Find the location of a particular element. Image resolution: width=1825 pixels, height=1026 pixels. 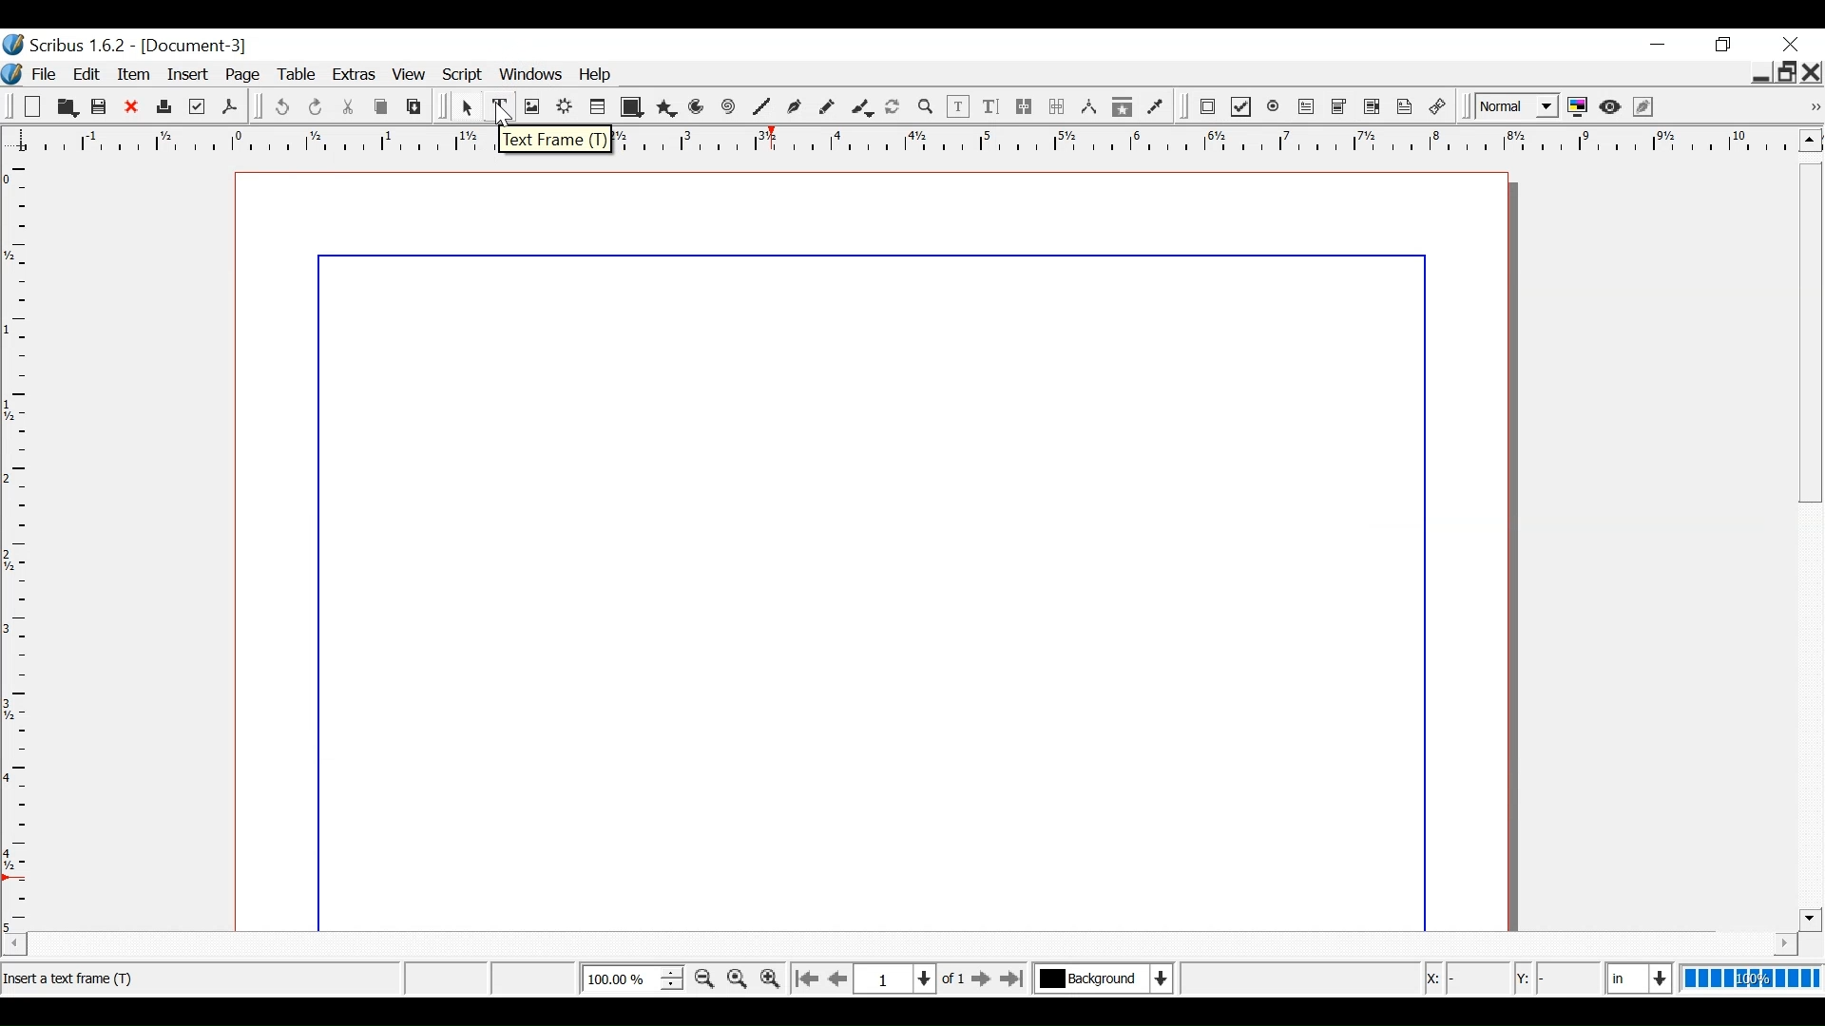

Y Coordinates is located at coordinates (1552, 978).